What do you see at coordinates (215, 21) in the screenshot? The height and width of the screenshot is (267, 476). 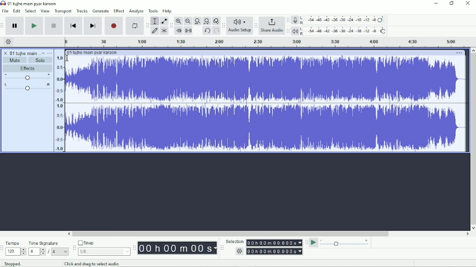 I see `Zoom toggle` at bounding box center [215, 21].